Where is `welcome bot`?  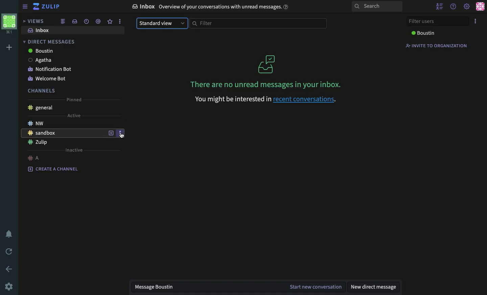 welcome bot is located at coordinates (48, 78).